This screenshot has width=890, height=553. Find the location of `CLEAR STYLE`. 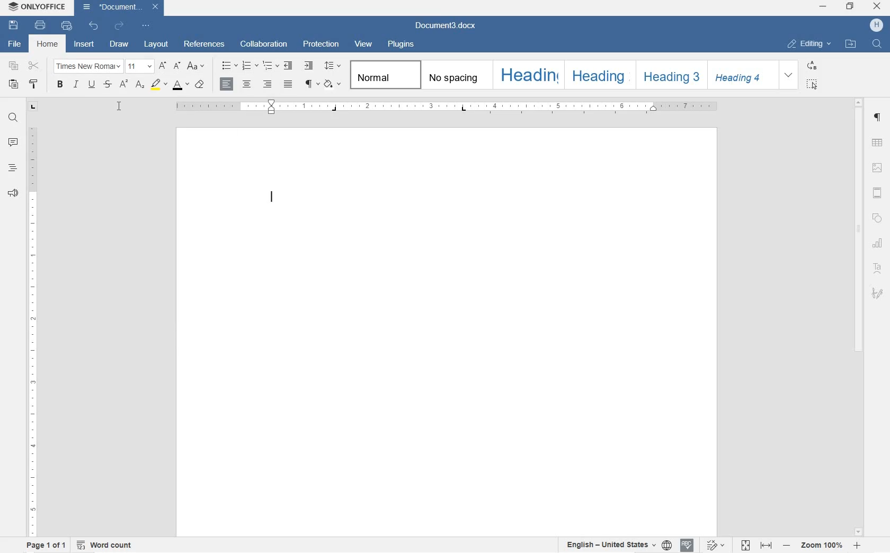

CLEAR STYLE is located at coordinates (200, 86).